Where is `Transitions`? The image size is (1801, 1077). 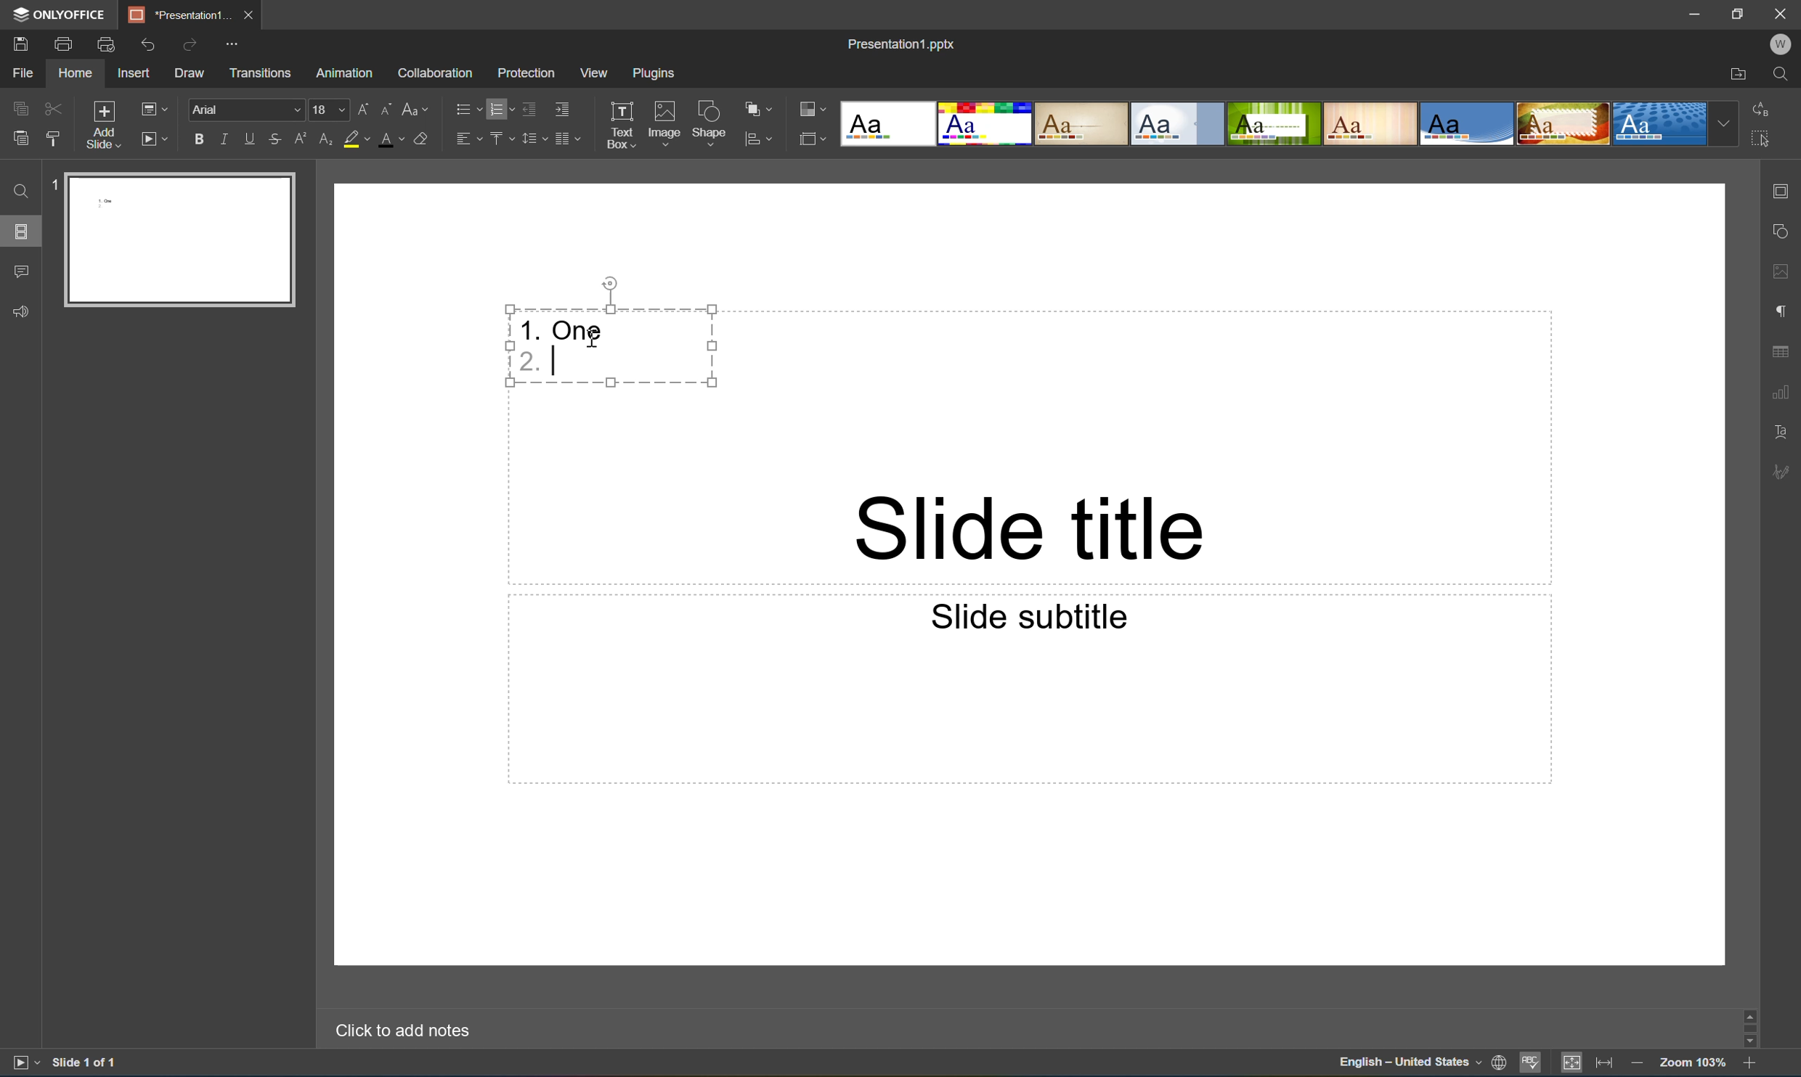
Transitions is located at coordinates (261, 73).